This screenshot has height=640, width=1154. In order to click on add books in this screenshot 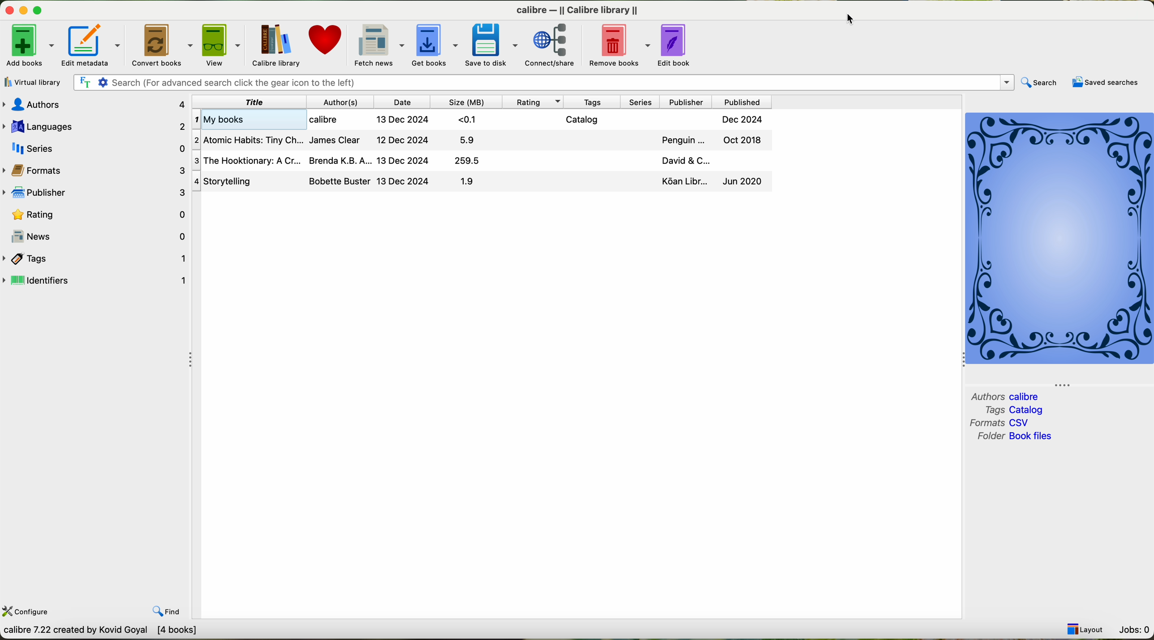, I will do `click(30, 46)`.